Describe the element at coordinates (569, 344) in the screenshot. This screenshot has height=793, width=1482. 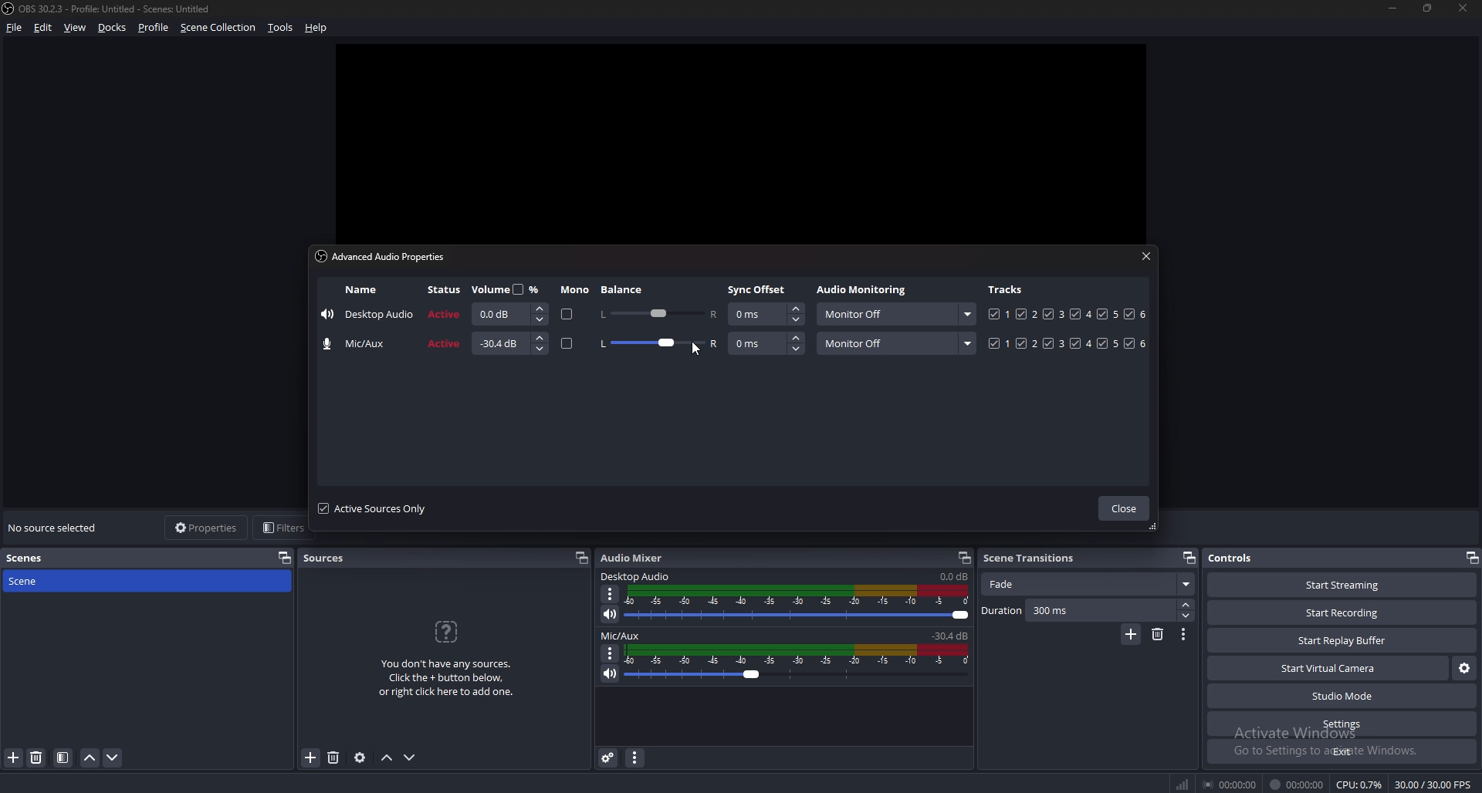
I see `mono` at that location.